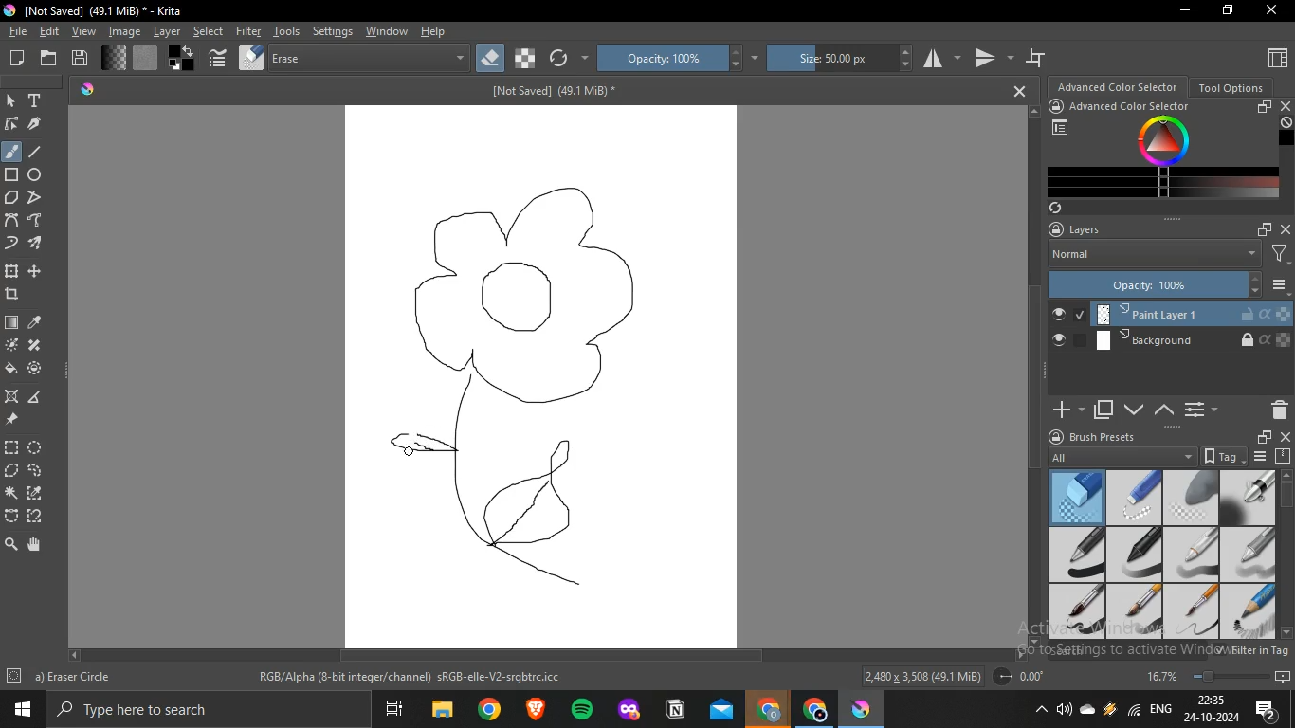 This screenshot has height=728, width=1295. Describe the element at coordinates (1024, 676) in the screenshot. I see `Radius` at that location.